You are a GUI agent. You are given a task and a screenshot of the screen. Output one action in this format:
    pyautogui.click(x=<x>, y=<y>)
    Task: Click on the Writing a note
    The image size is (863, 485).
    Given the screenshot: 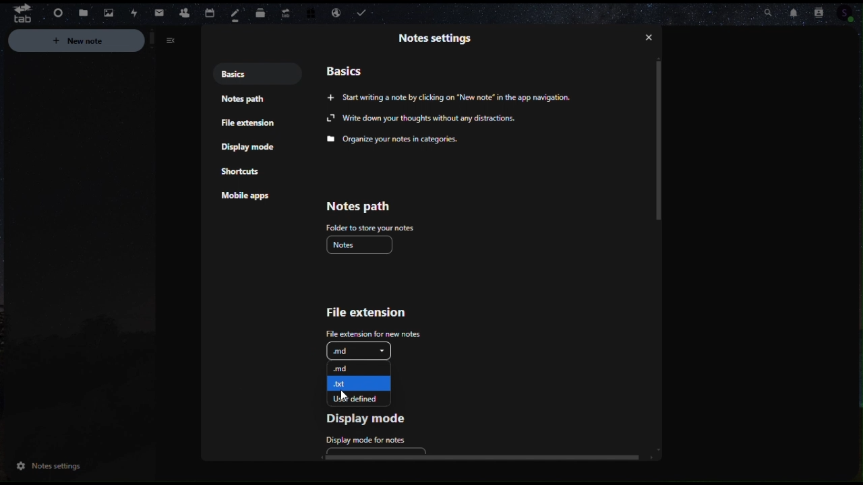 What is the action you would take?
    pyautogui.click(x=463, y=98)
    